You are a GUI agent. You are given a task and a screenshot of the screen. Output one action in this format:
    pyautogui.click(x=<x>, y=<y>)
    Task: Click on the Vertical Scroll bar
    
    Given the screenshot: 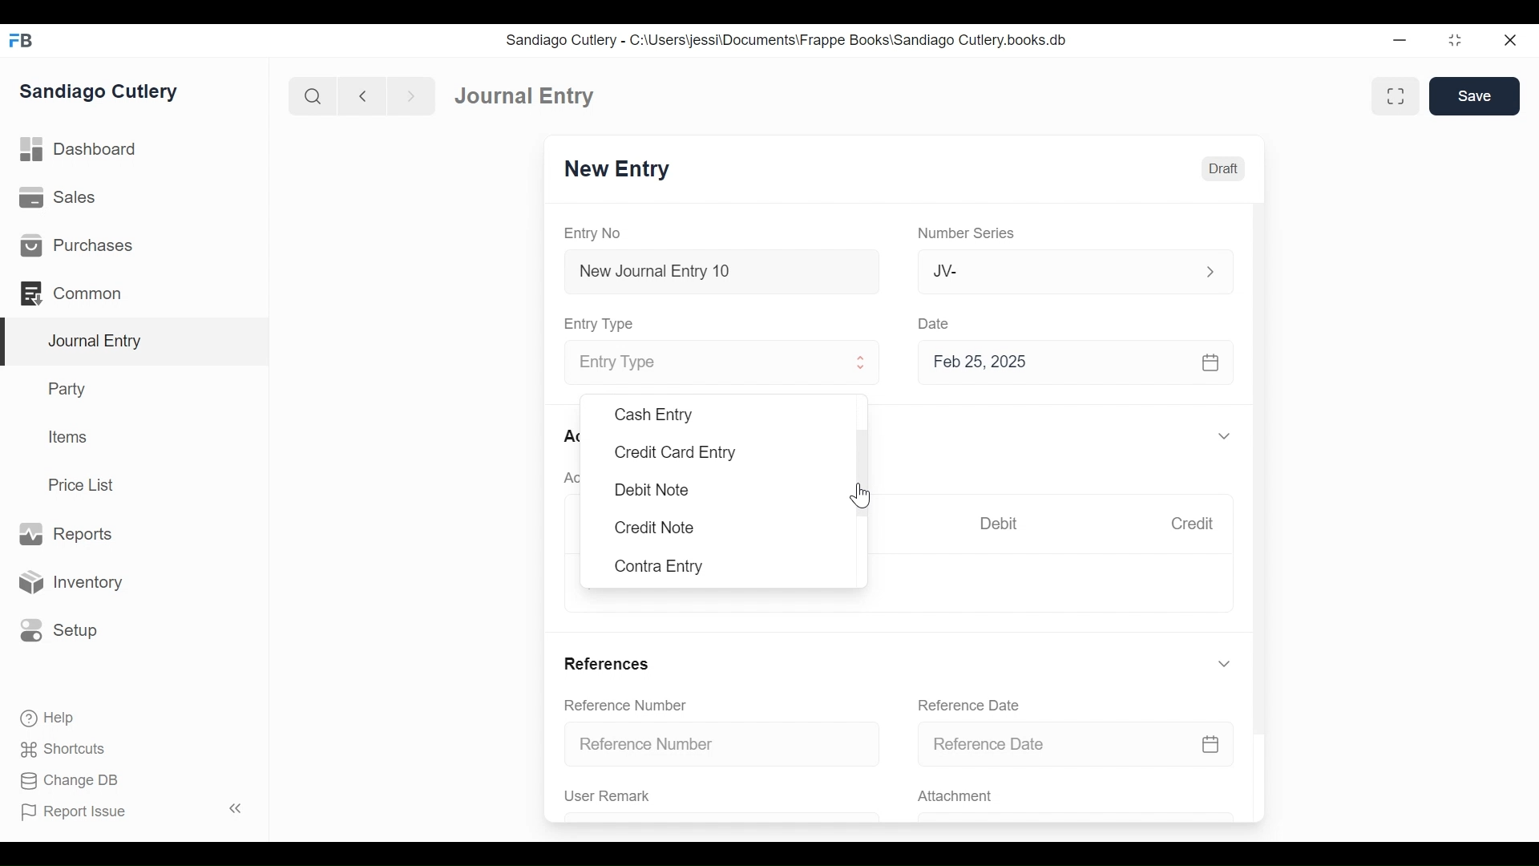 What is the action you would take?
    pyautogui.click(x=1262, y=459)
    